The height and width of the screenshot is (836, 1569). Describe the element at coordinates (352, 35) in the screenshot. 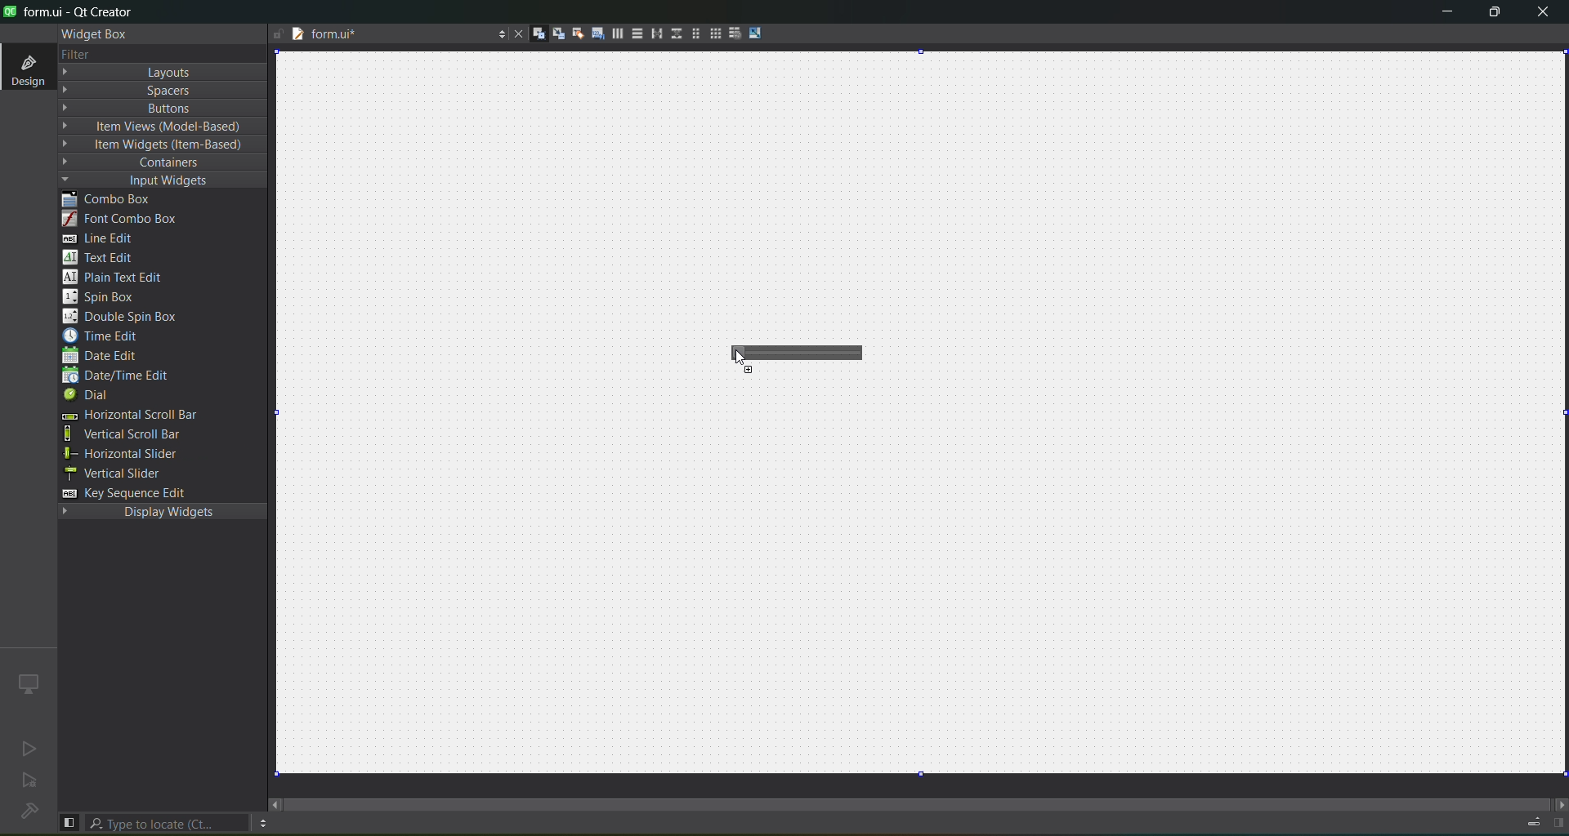

I see `tab name` at that location.